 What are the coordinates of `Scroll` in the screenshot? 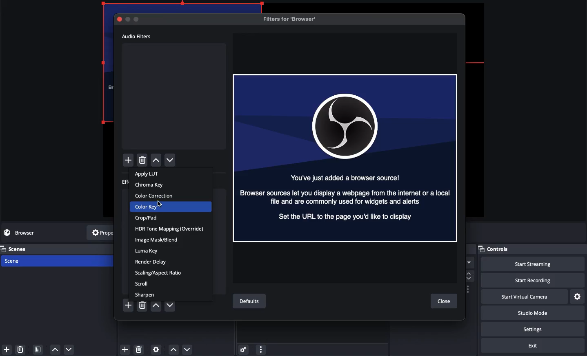 It's located at (142, 283).